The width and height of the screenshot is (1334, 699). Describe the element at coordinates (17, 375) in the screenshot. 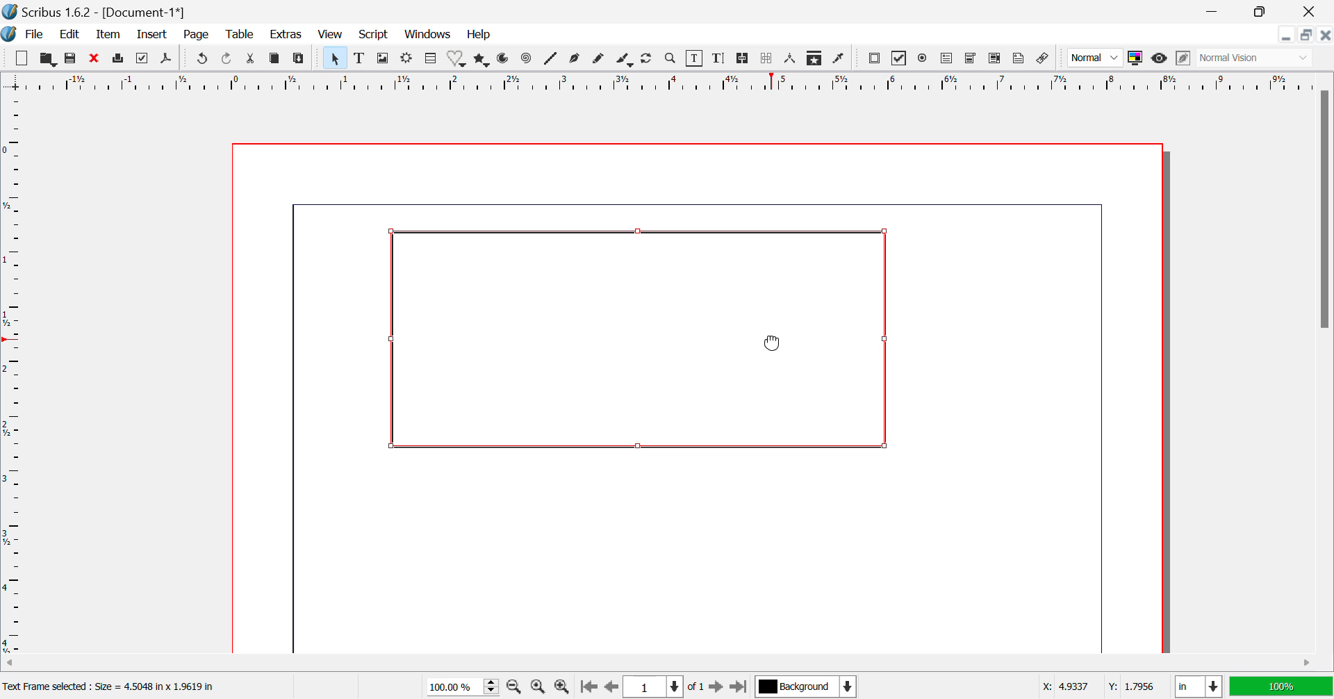

I see `Horizontal Page Margins` at that location.